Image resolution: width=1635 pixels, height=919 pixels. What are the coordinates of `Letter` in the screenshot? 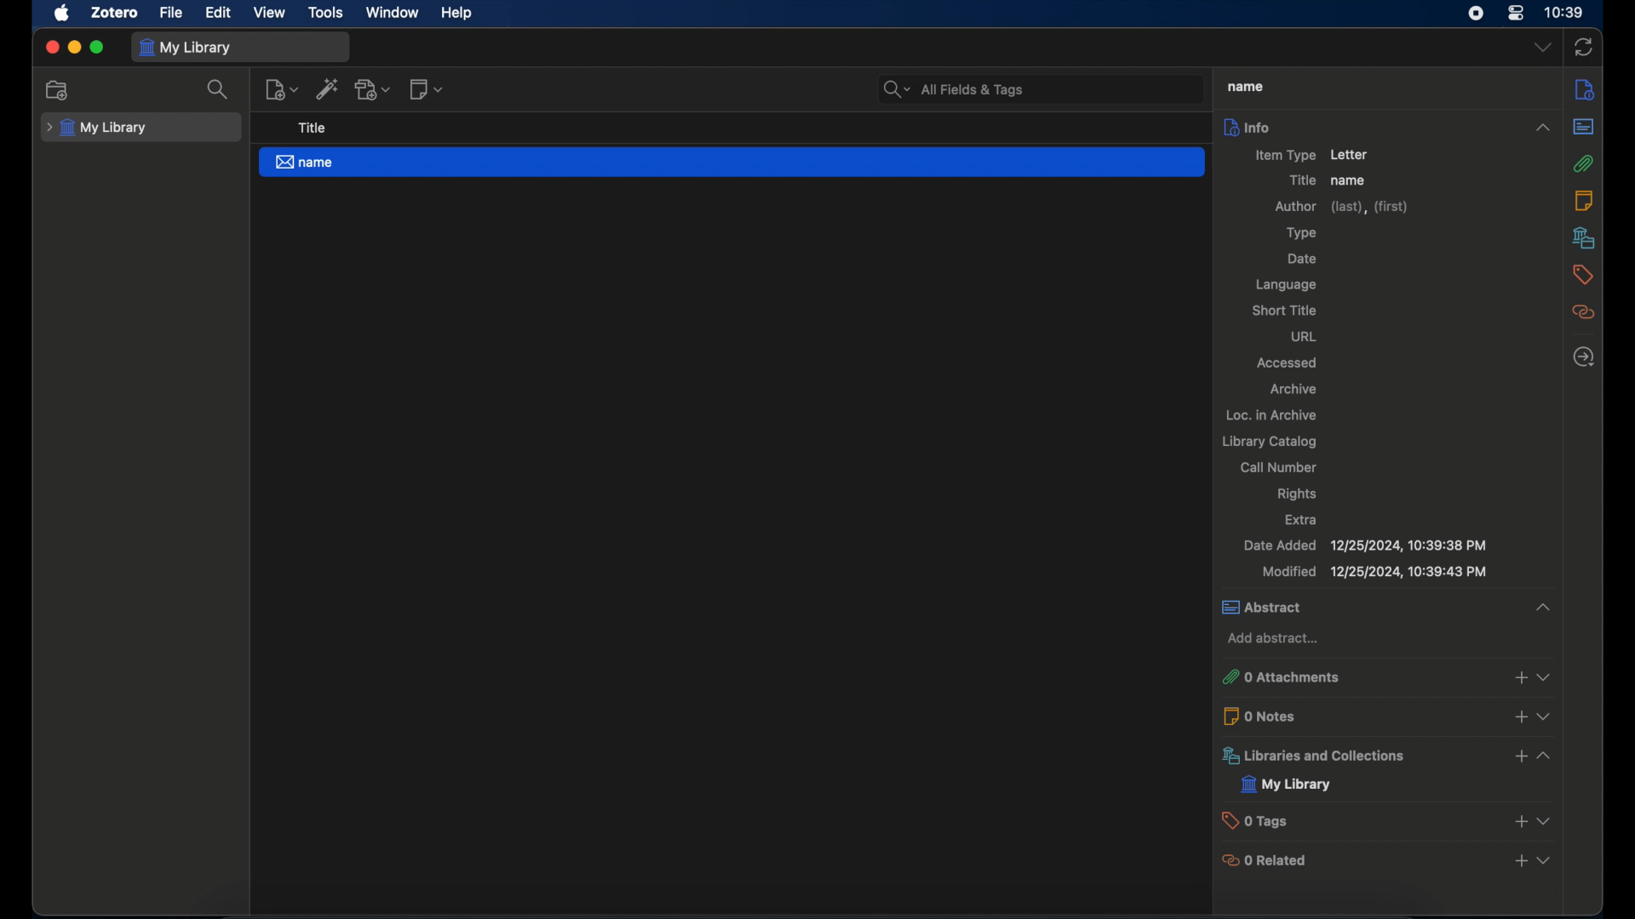 It's located at (1359, 154).